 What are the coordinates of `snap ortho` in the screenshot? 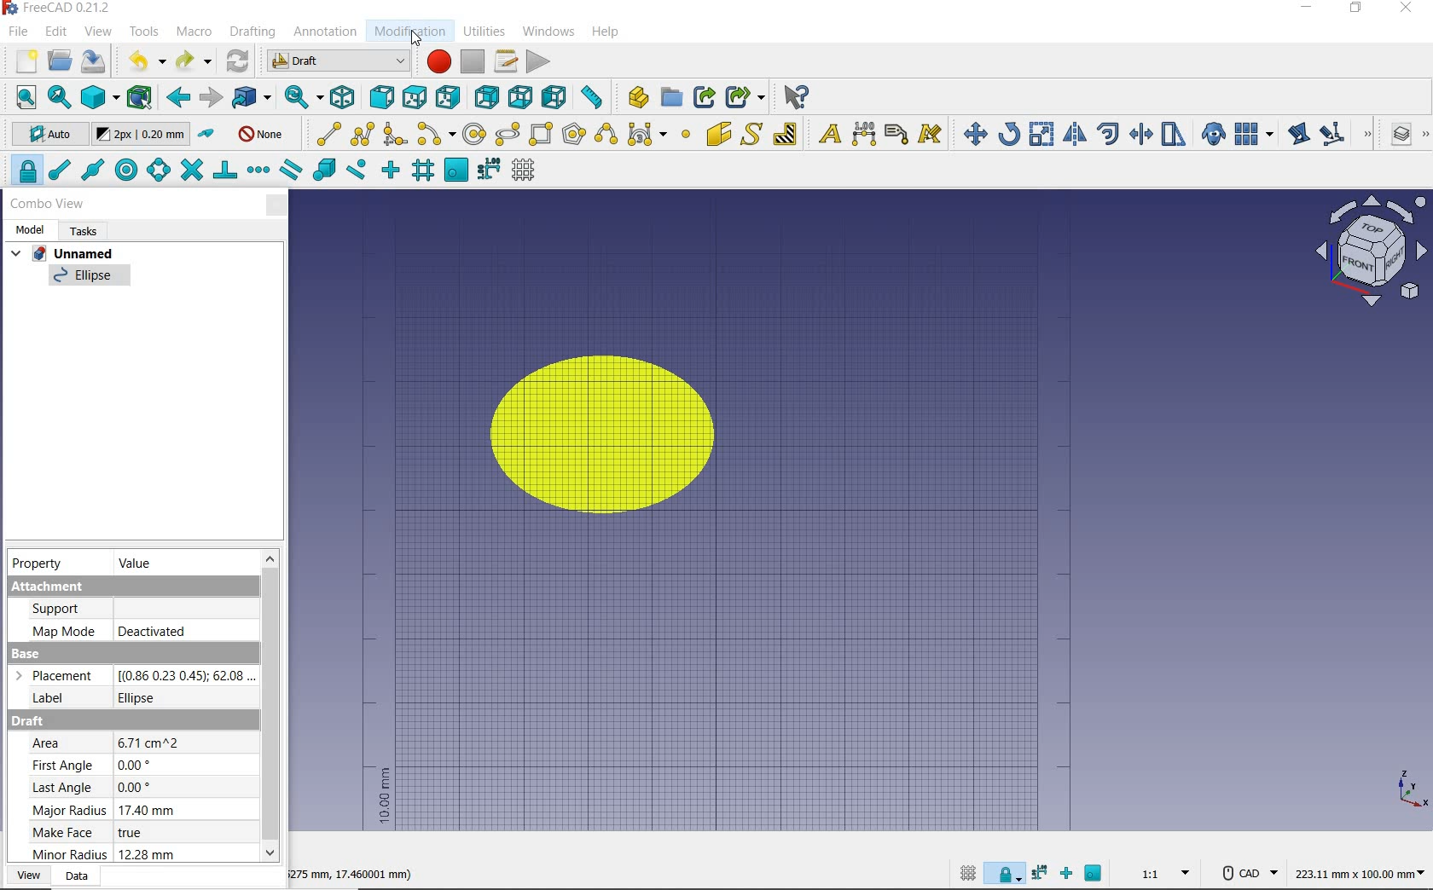 It's located at (1066, 873).